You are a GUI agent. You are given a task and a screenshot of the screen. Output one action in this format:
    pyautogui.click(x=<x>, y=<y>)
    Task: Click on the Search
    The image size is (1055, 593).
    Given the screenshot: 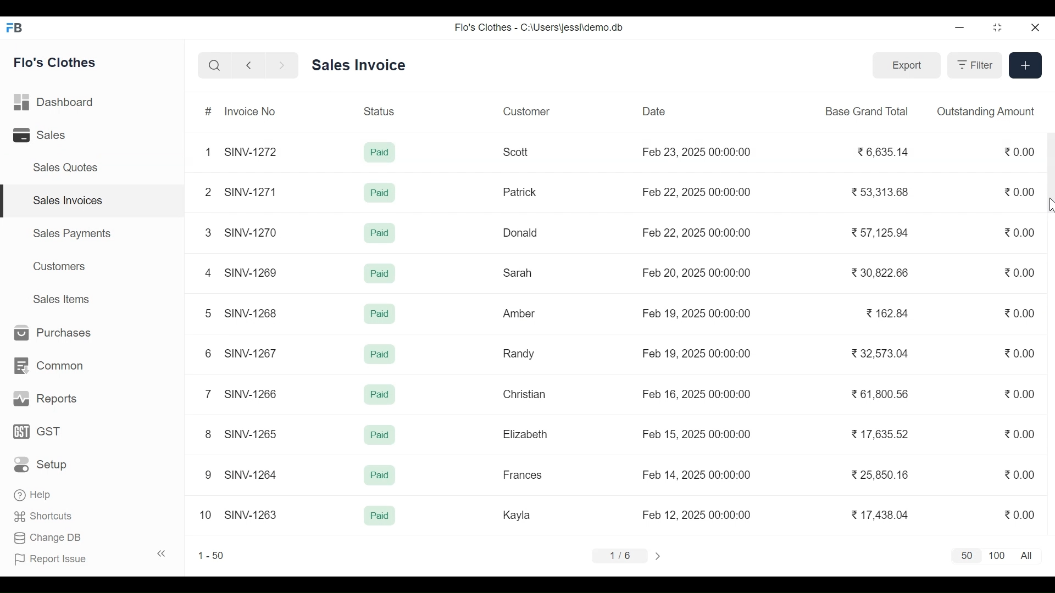 What is the action you would take?
    pyautogui.click(x=214, y=66)
    